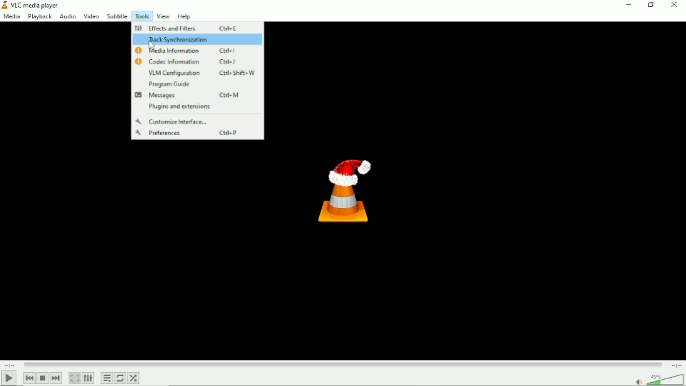 The image size is (686, 386). I want to click on Customize interface, so click(177, 121).